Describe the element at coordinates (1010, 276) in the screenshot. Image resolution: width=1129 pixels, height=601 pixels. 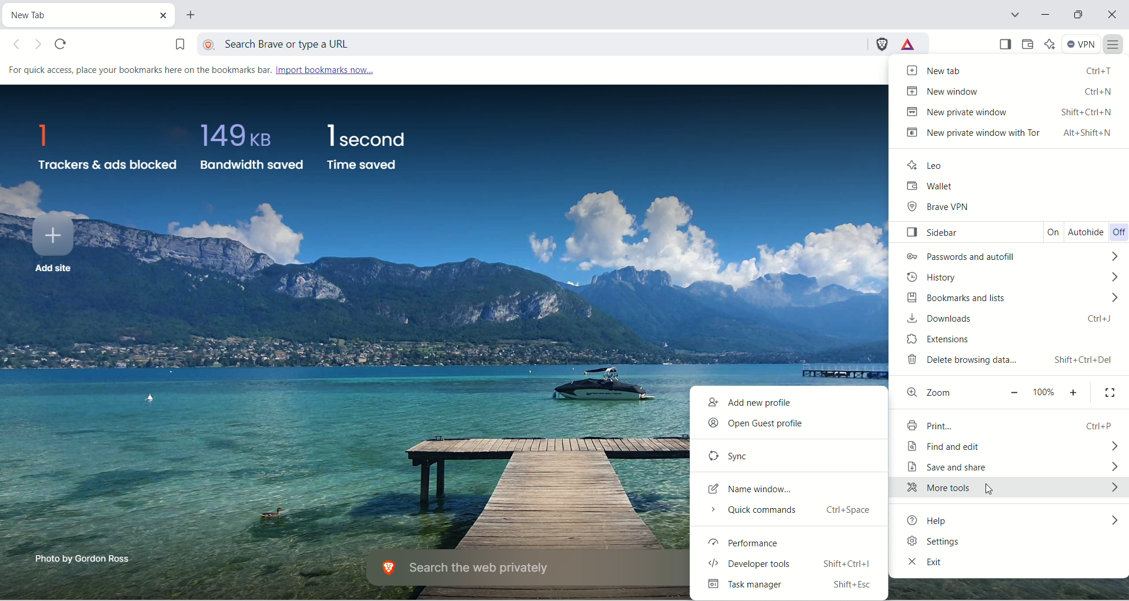
I see `history` at that location.